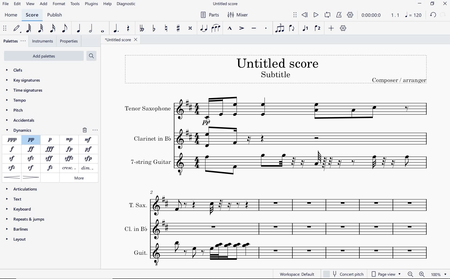  Describe the element at coordinates (87, 159) in the screenshot. I see `SFP(SFORZANDO-PIANO)` at that location.